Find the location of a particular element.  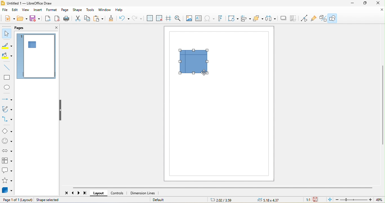

3d object is located at coordinates (8, 191).